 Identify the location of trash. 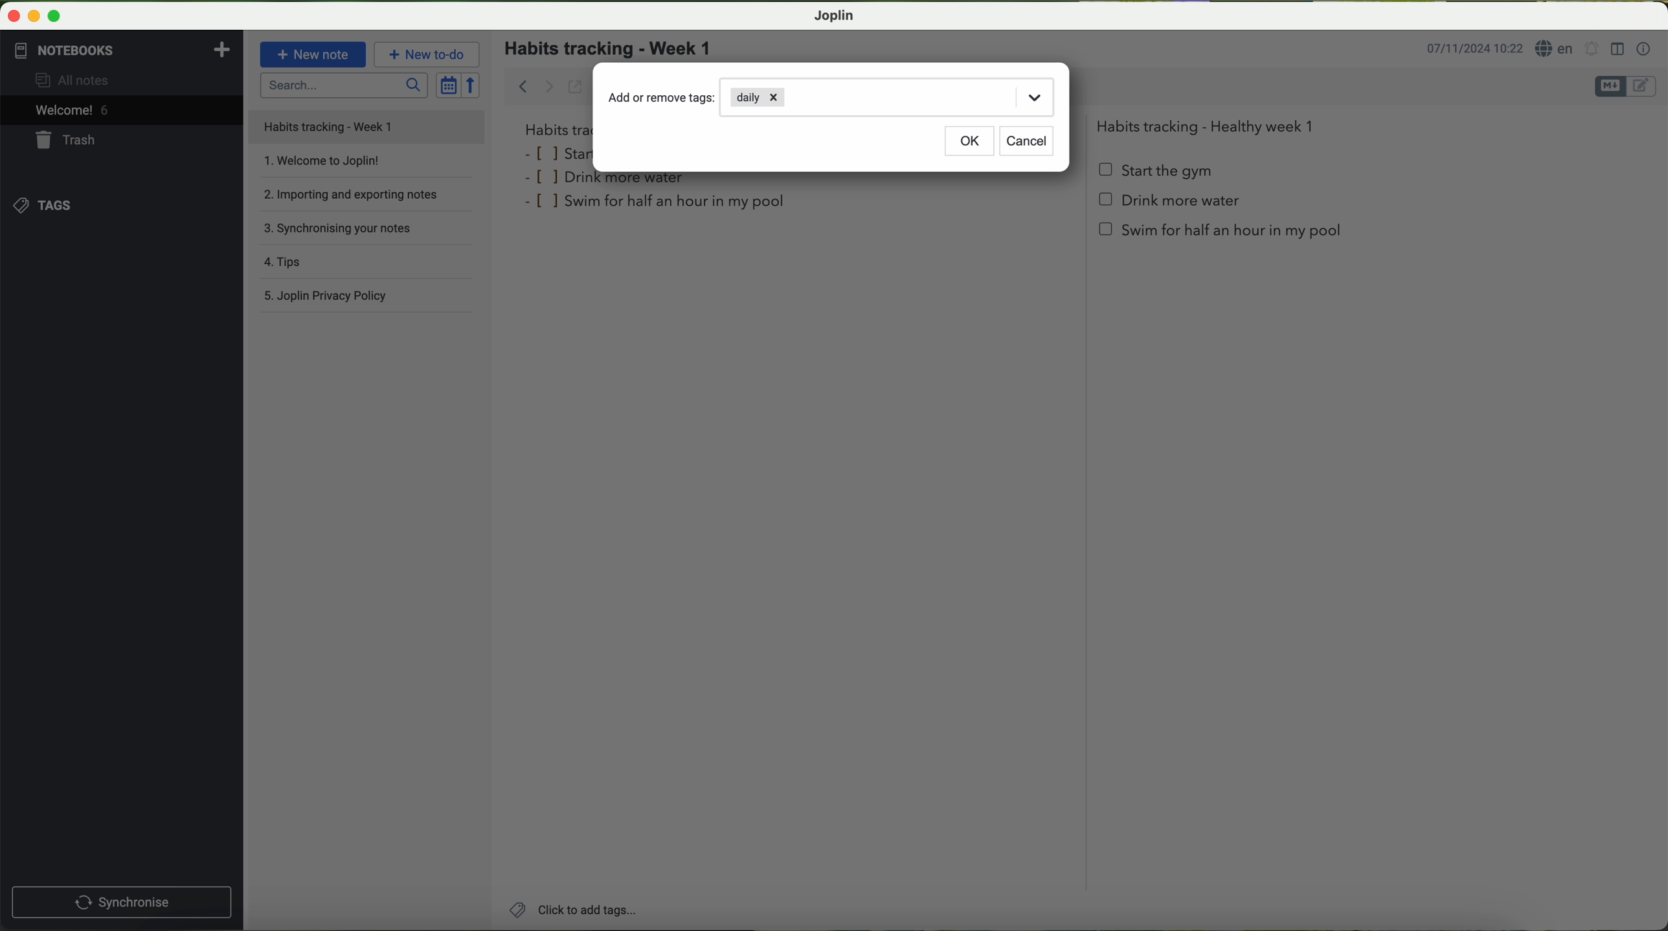
(68, 140).